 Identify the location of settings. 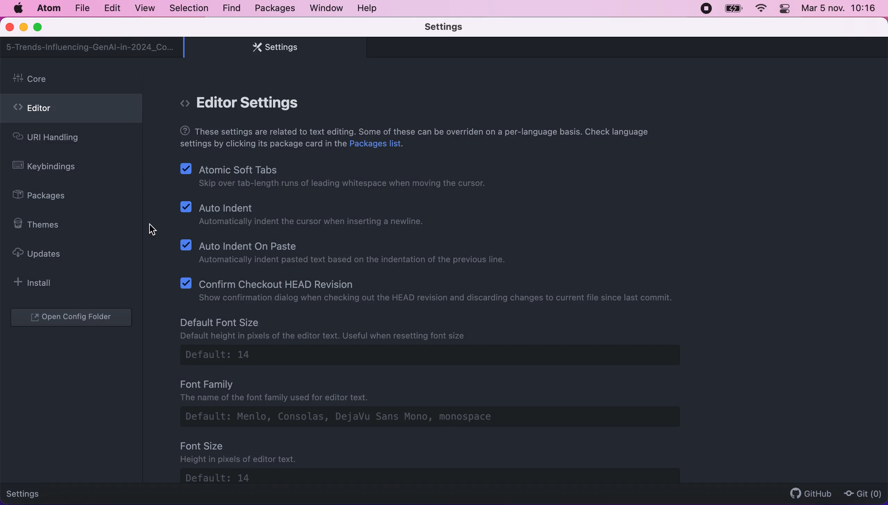
(28, 493).